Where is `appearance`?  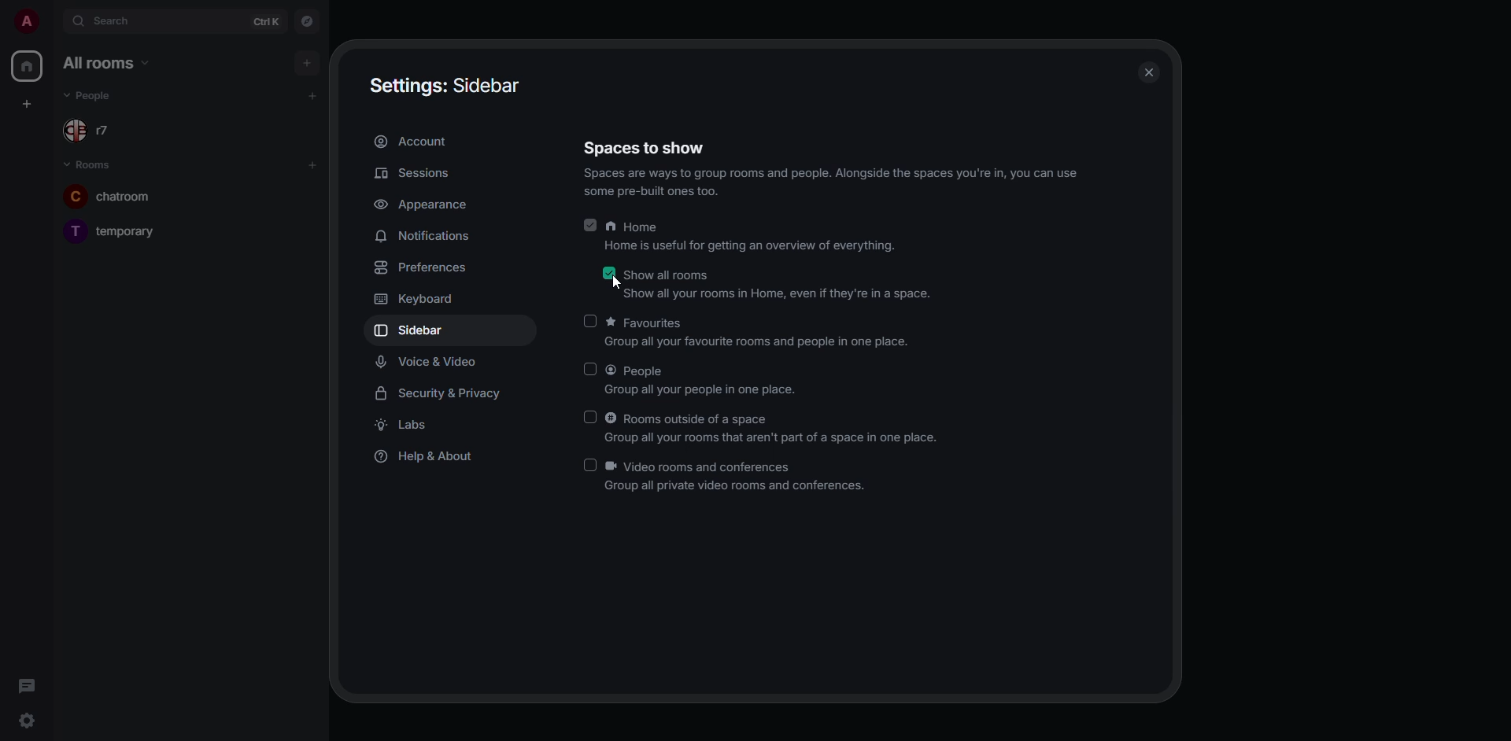 appearance is located at coordinates (425, 206).